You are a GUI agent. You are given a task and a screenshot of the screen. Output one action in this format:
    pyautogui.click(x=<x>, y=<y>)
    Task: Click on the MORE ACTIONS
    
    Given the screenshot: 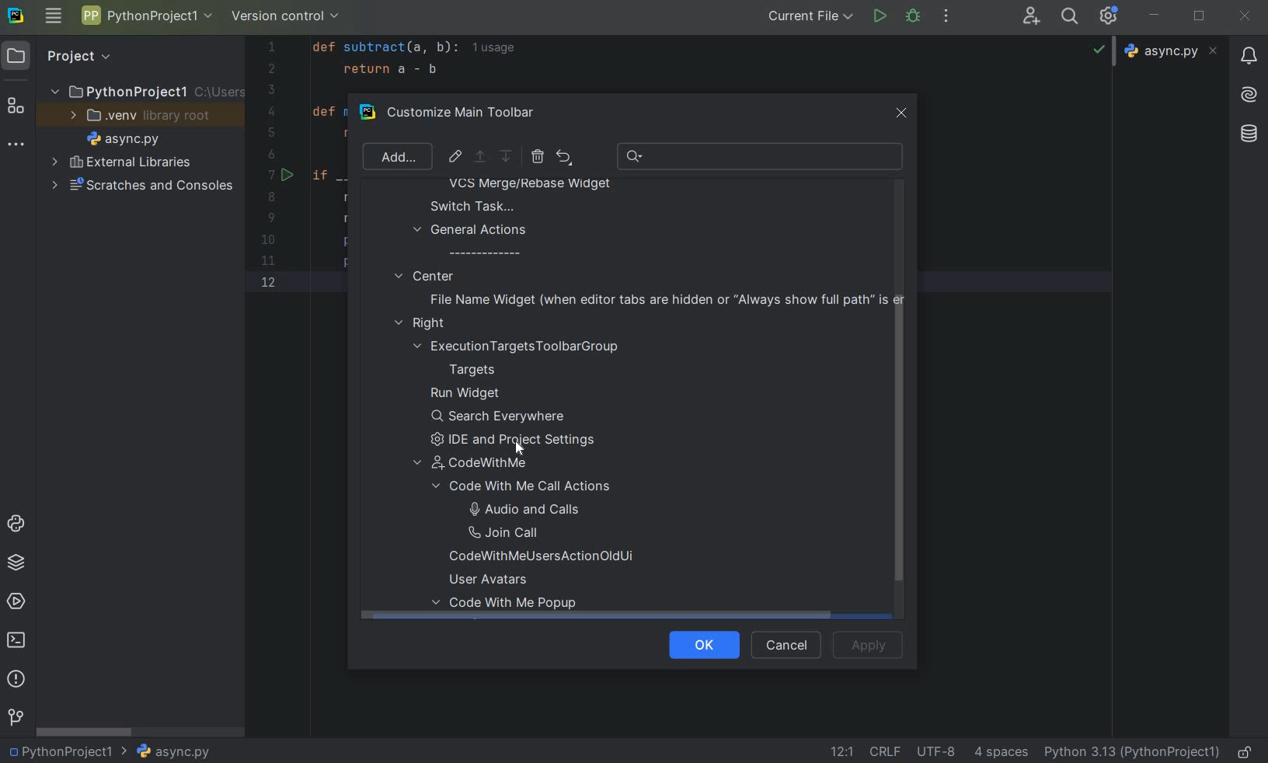 What is the action you would take?
    pyautogui.click(x=947, y=16)
    